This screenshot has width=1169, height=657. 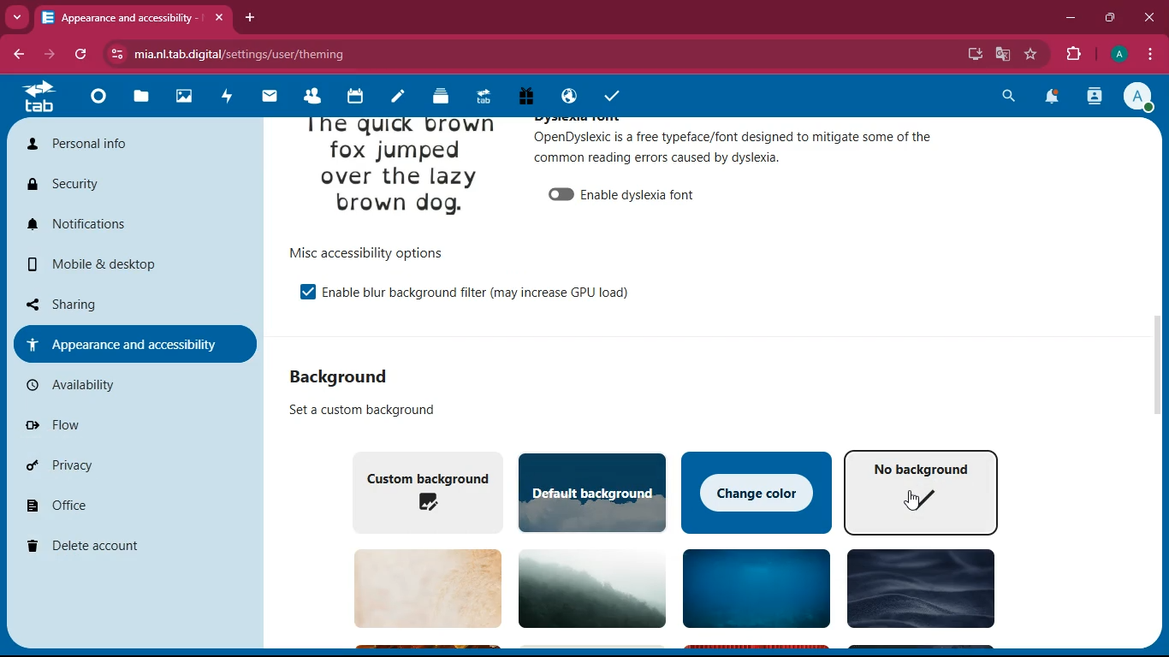 I want to click on mobile, so click(x=133, y=269).